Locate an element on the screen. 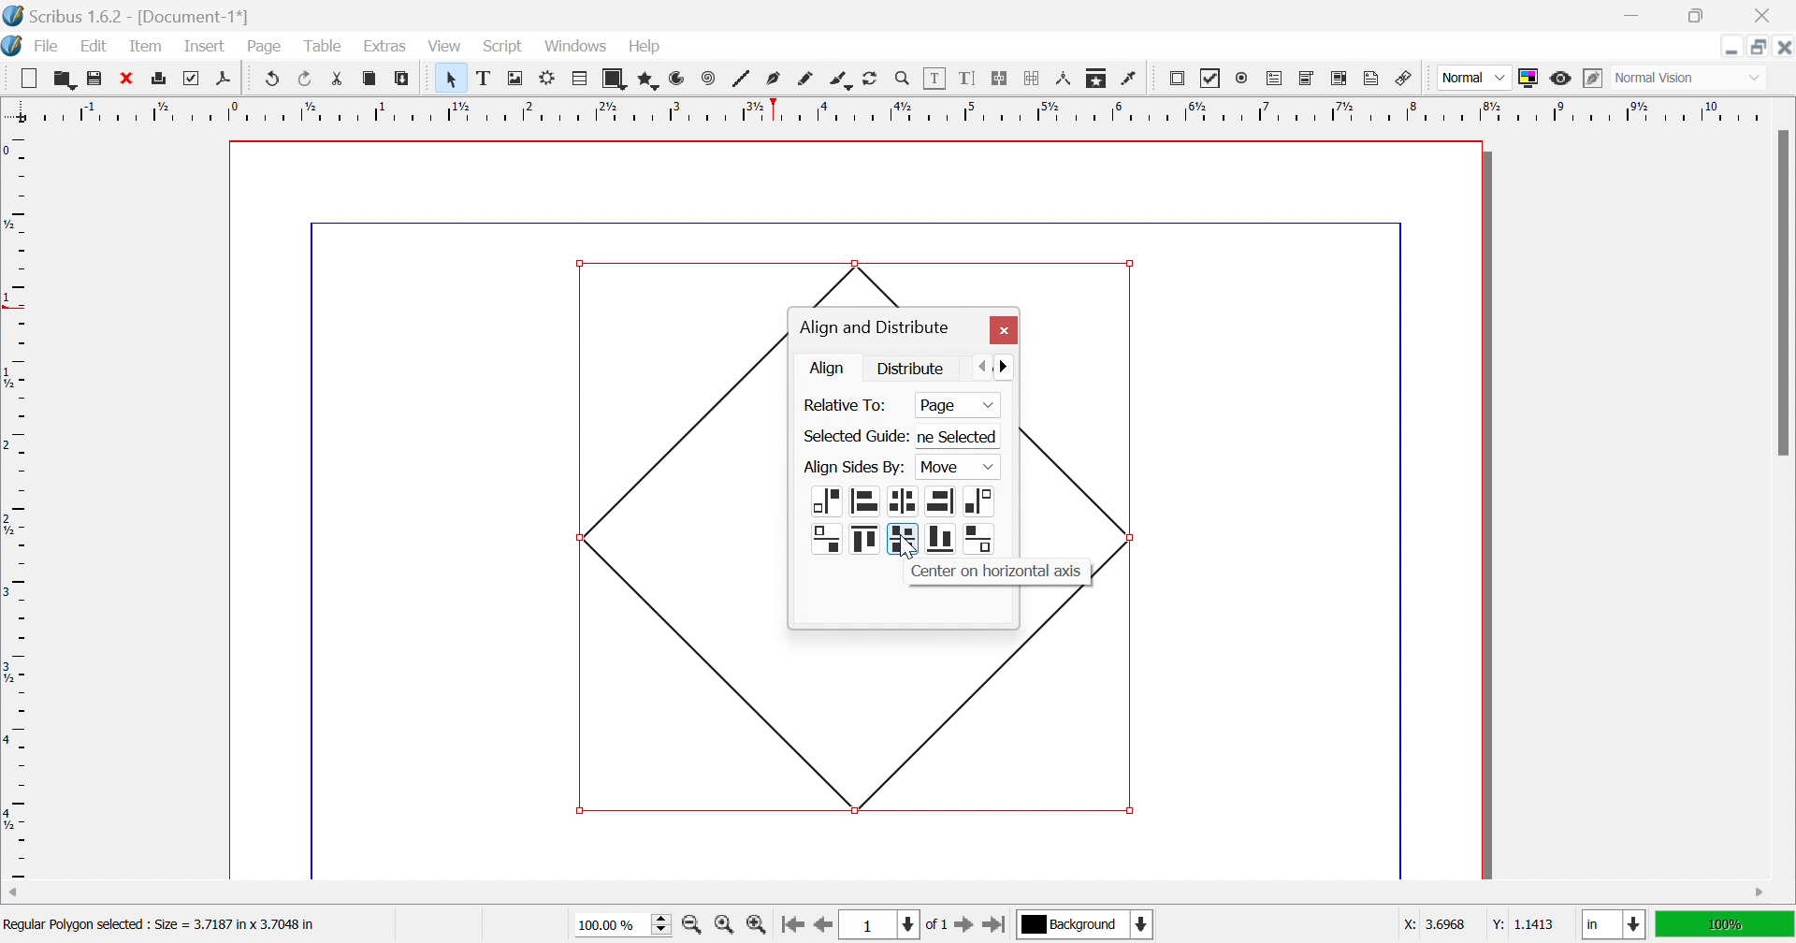 The image size is (1796, 943). Align Sides By: is located at coordinates (854, 468).